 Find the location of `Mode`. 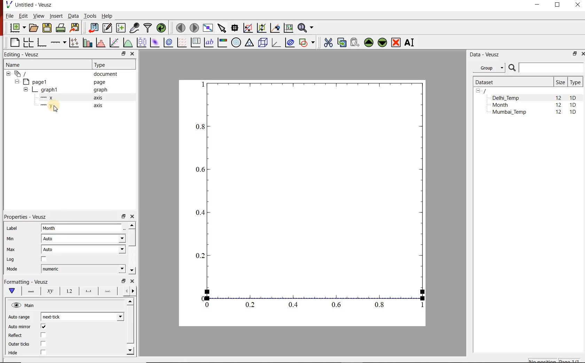

Mode is located at coordinates (12, 270).